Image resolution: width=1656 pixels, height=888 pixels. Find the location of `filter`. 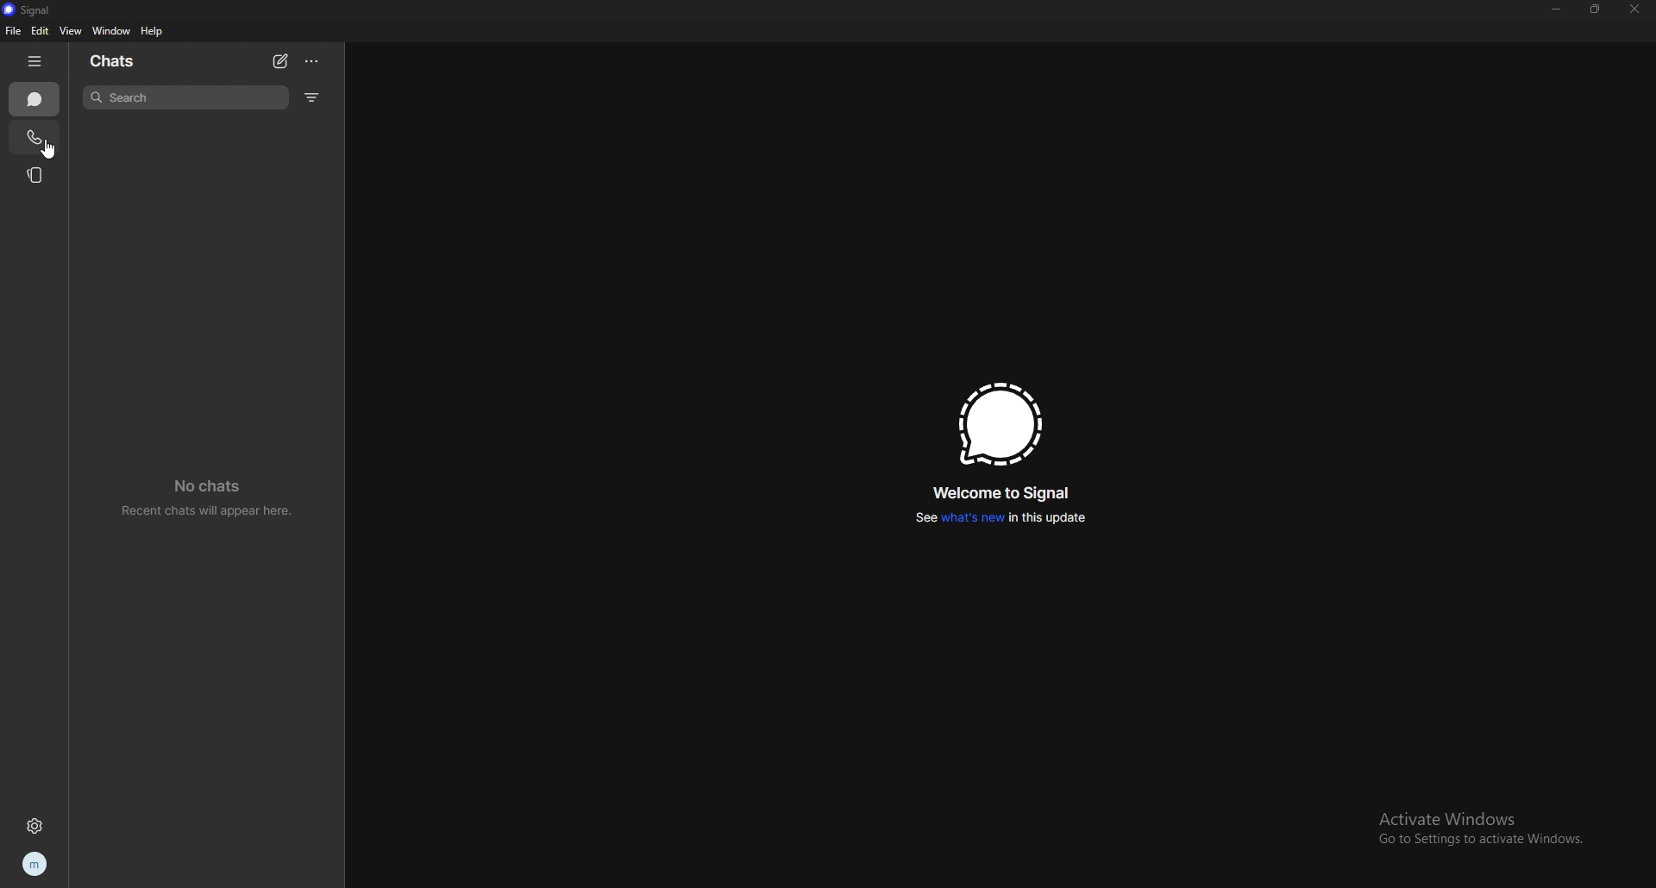

filter is located at coordinates (316, 97).